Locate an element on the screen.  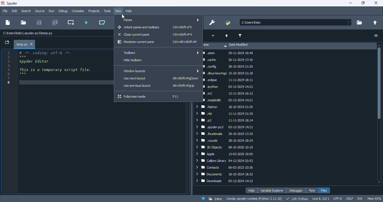
3D Objects is located at coordinates (227, 147).